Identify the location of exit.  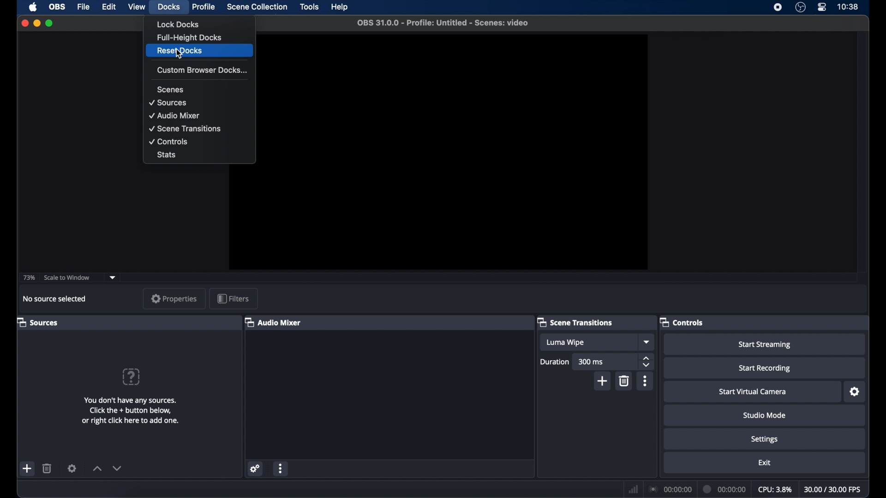
(765, 463).